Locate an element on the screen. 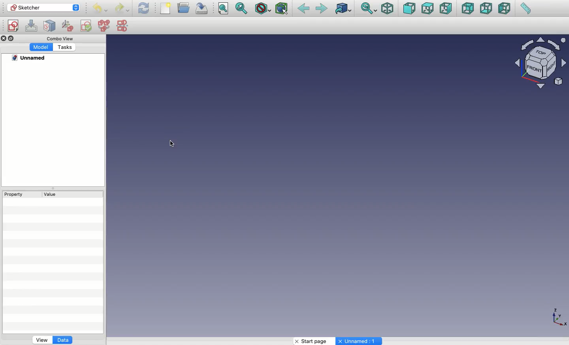 The width and height of the screenshot is (569, 345). Measure is located at coordinates (526, 8).